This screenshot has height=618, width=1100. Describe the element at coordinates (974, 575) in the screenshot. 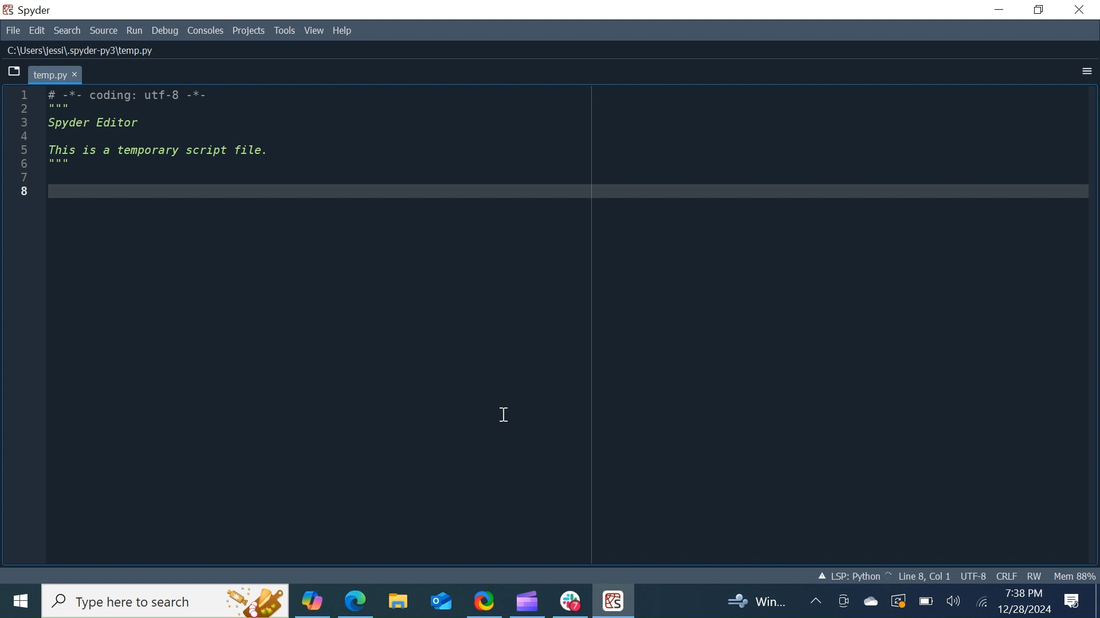

I see `File Encoding` at that location.